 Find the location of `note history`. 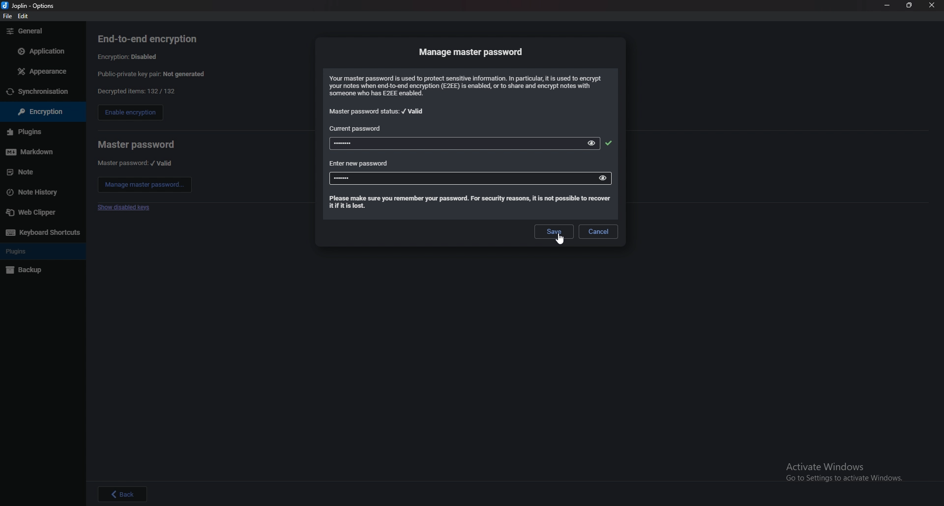

note history is located at coordinates (40, 192).